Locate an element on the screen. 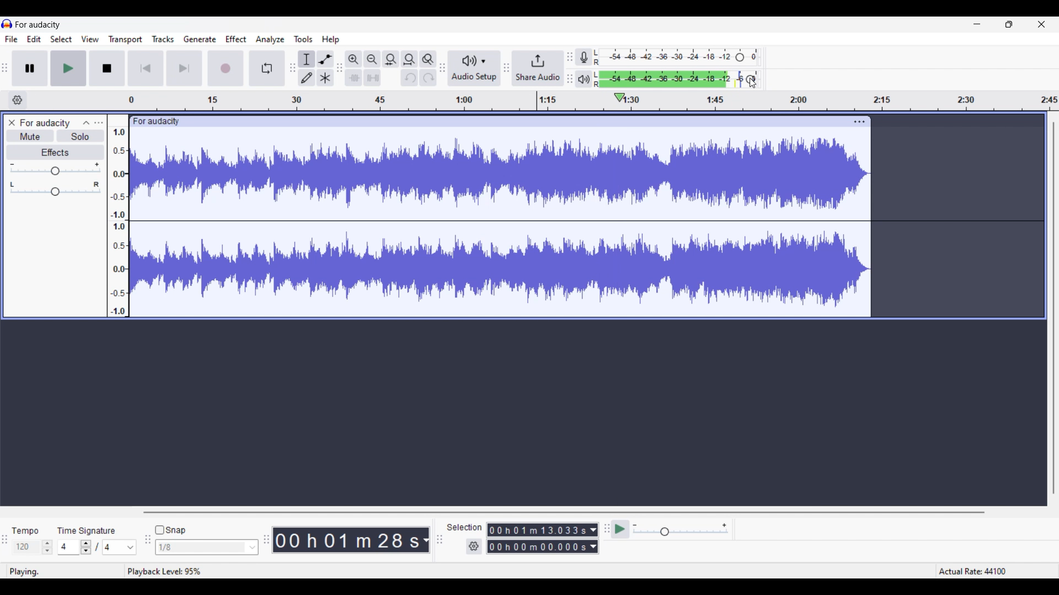 Image resolution: width=1059 pixels, height=595 pixels. Redo is located at coordinates (428, 78).